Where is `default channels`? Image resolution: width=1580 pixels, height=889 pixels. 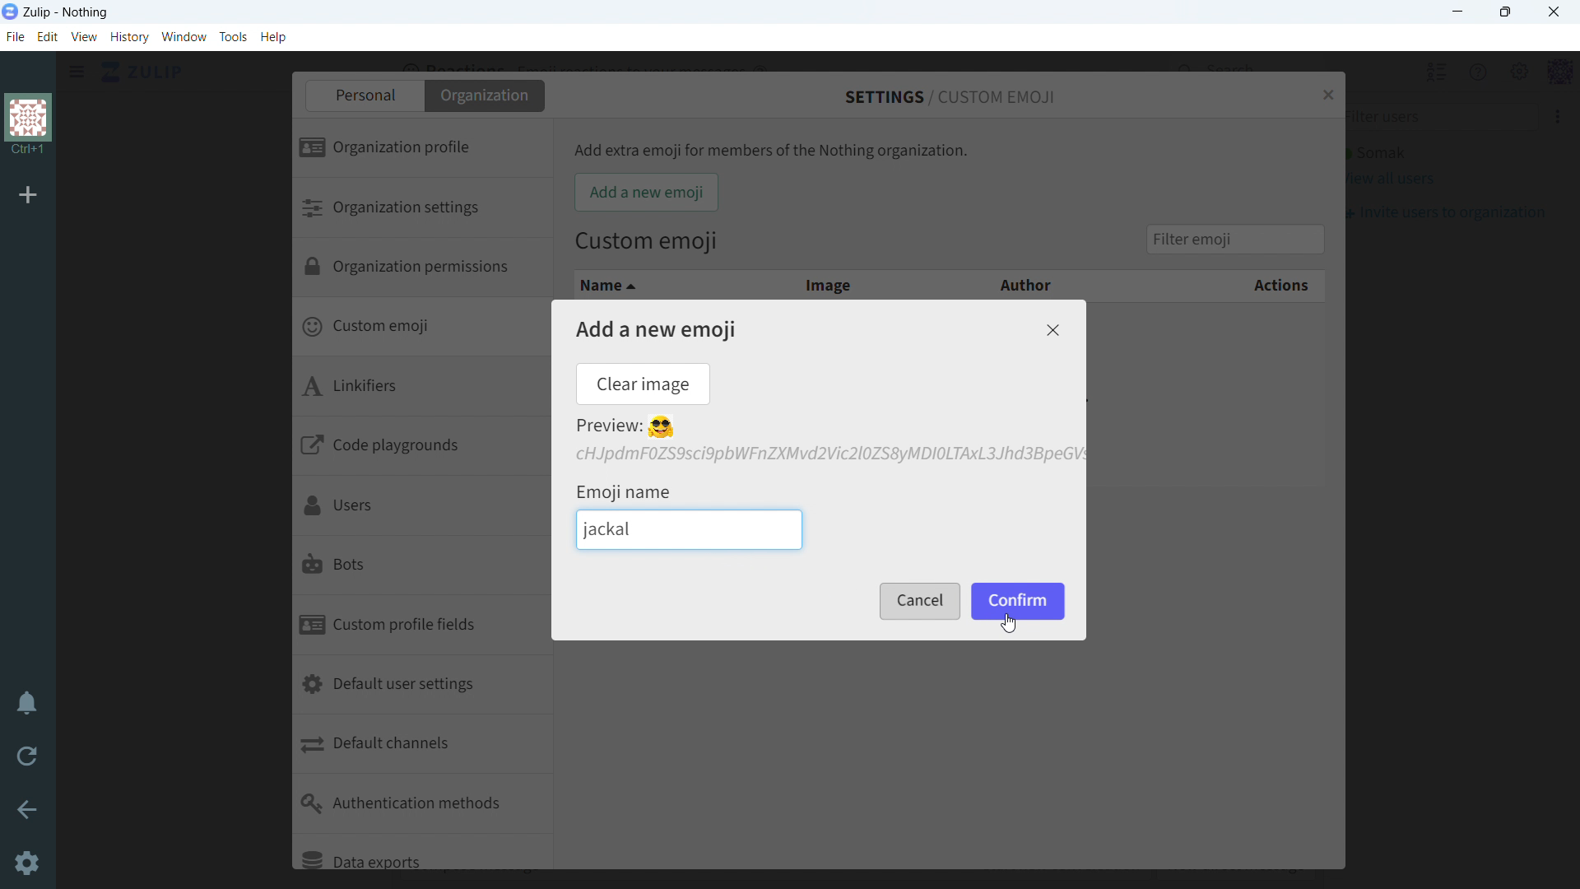 default channels is located at coordinates (423, 746).